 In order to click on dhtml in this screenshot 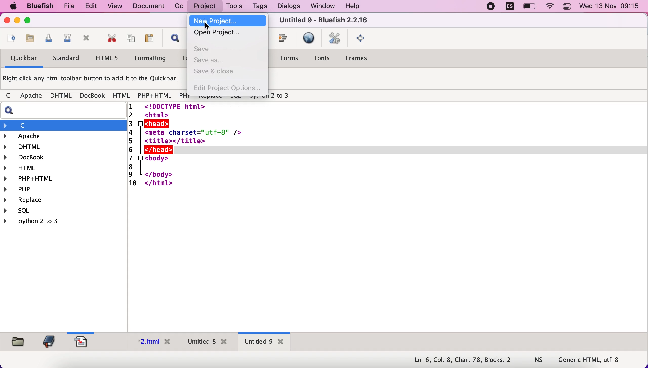, I will do `click(64, 146)`.